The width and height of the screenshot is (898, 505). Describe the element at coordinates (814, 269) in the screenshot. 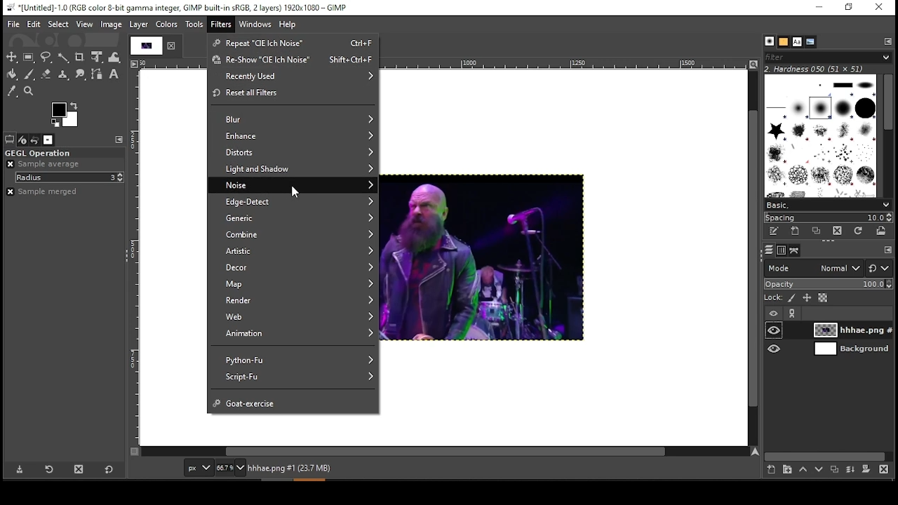

I see `mode` at that location.